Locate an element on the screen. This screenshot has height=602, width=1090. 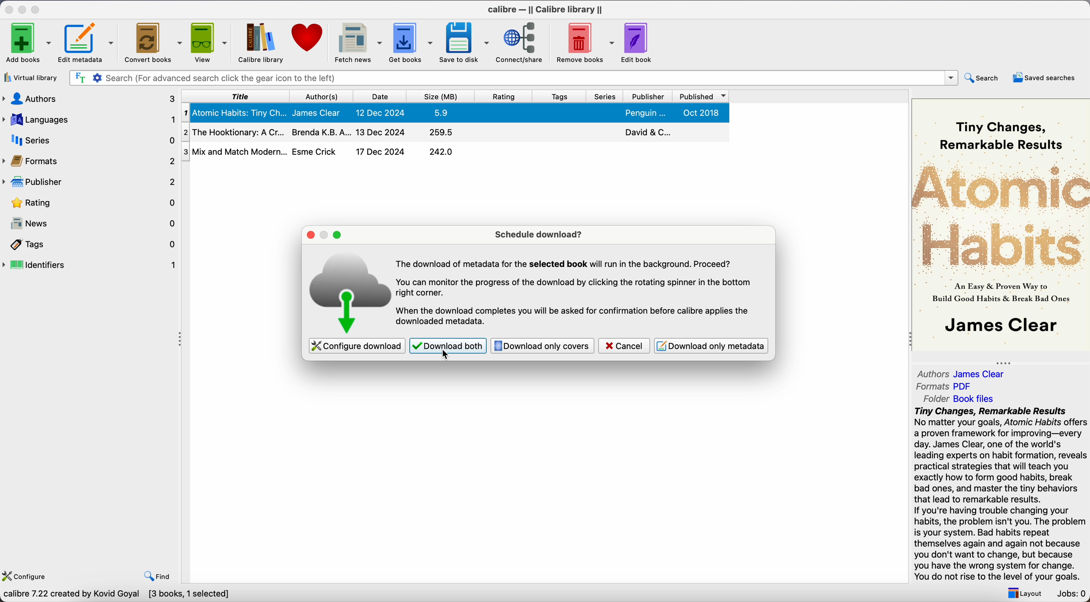
tags is located at coordinates (559, 96).